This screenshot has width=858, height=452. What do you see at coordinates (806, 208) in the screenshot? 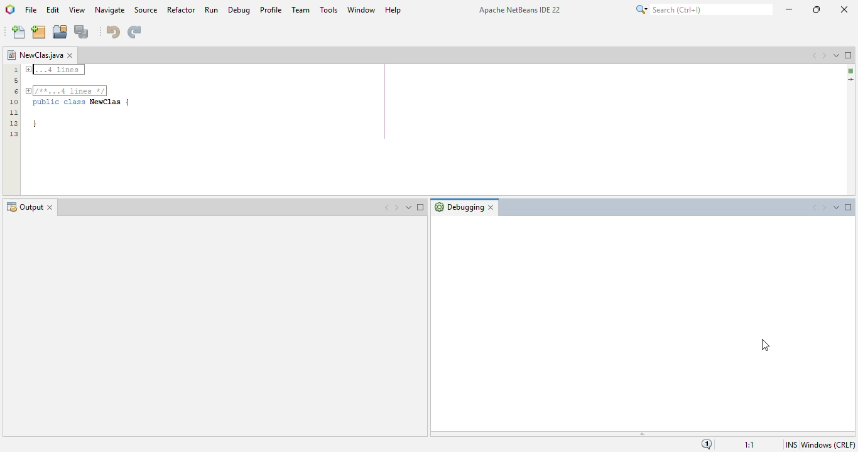
I see `Previous` at bounding box center [806, 208].